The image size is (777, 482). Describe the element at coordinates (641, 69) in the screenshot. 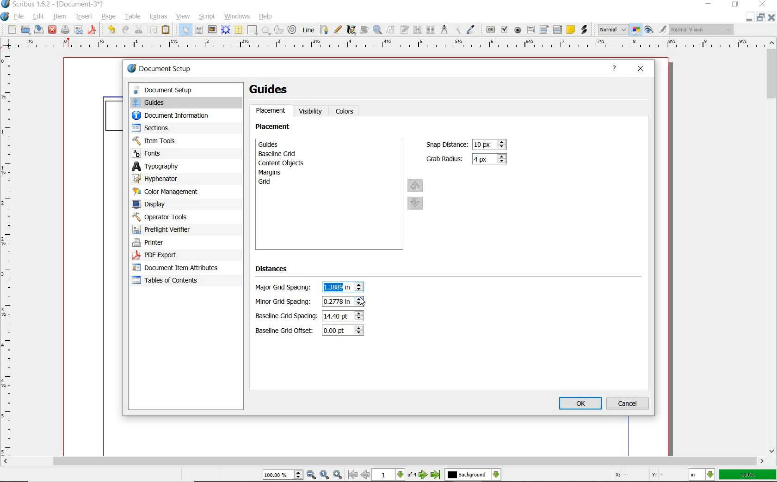

I see `close` at that location.